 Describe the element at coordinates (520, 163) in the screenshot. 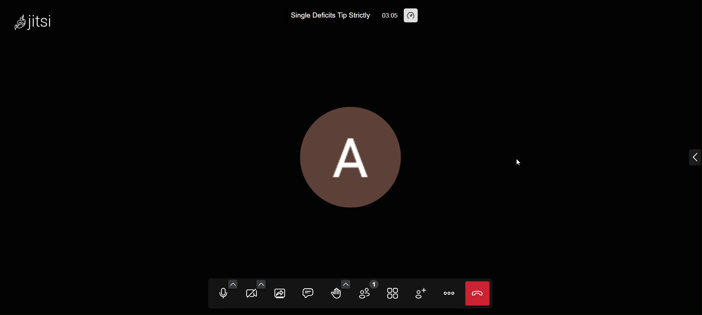

I see `cursor` at that location.